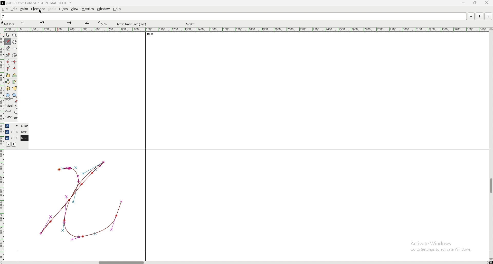 Image resolution: width=493 pixels, height=264 pixels. Describe the element at coordinates (68, 23) in the screenshot. I see `knife tool` at that location.